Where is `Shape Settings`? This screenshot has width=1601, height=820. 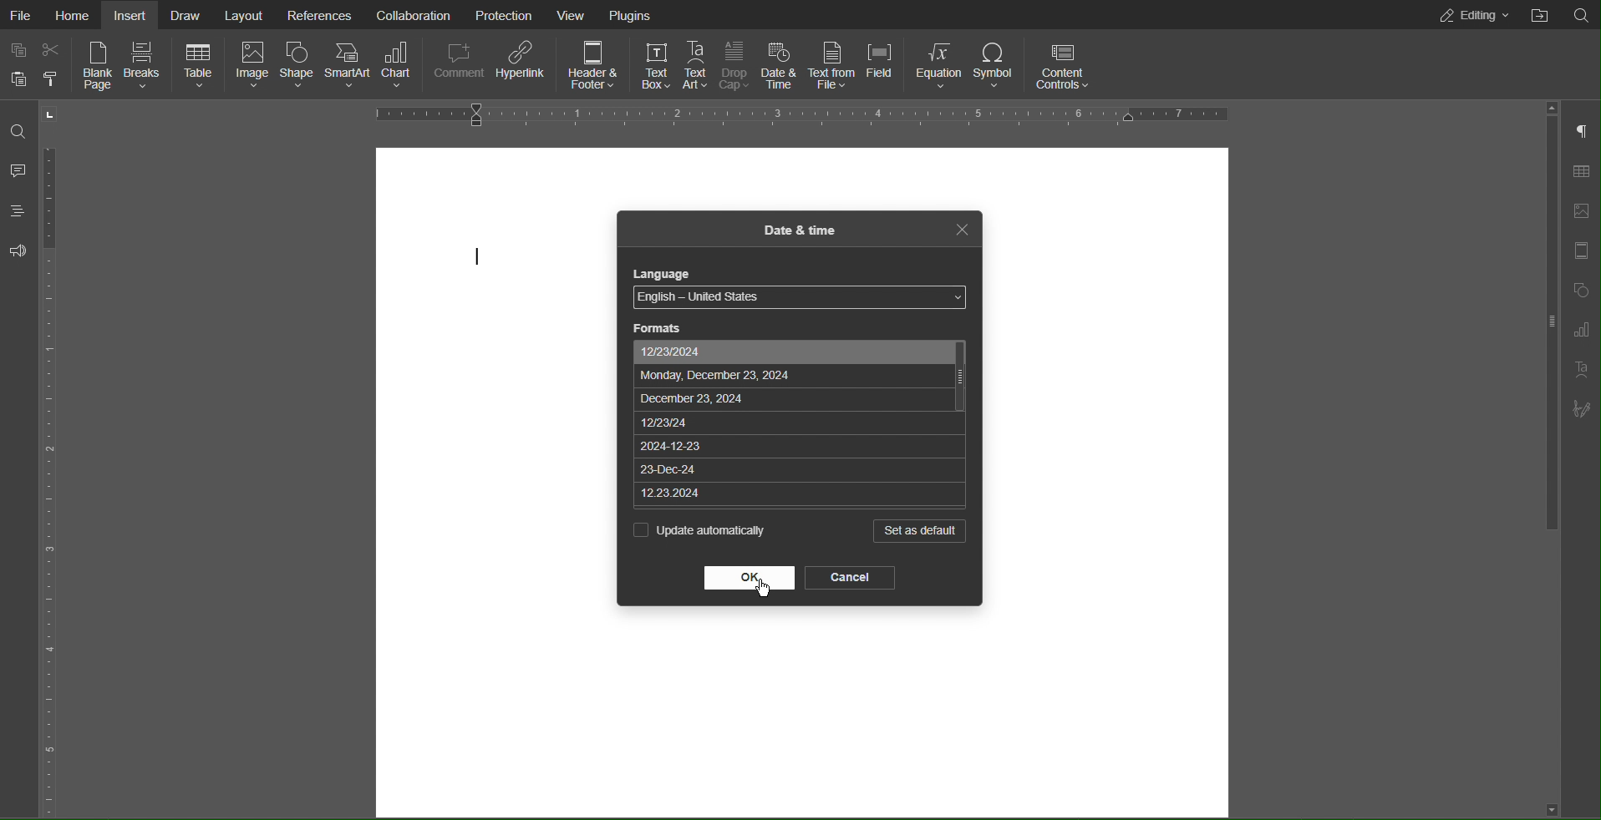
Shape Settings is located at coordinates (1584, 292).